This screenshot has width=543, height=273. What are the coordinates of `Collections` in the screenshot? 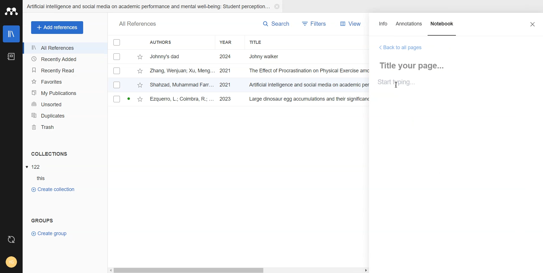 It's located at (65, 154).